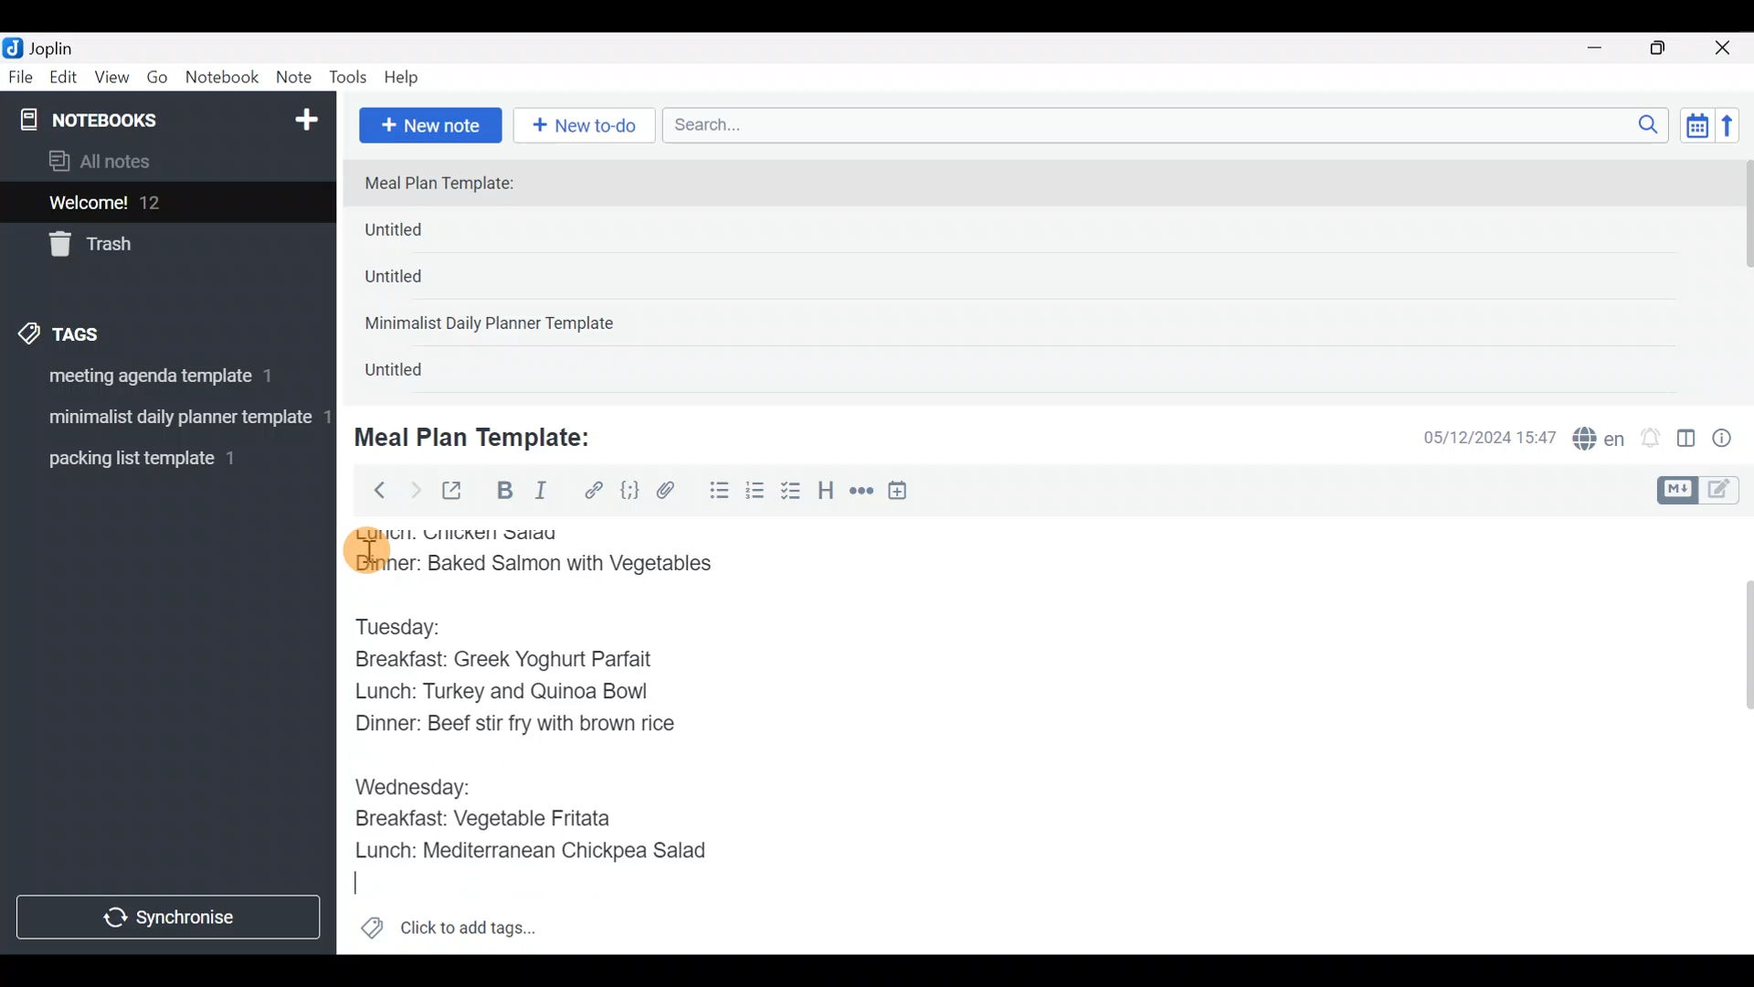 This screenshot has height=987, width=1754. What do you see at coordinates (906, 493) in the screenshot?
I see `Insert time` at bounding box center [906, 493].